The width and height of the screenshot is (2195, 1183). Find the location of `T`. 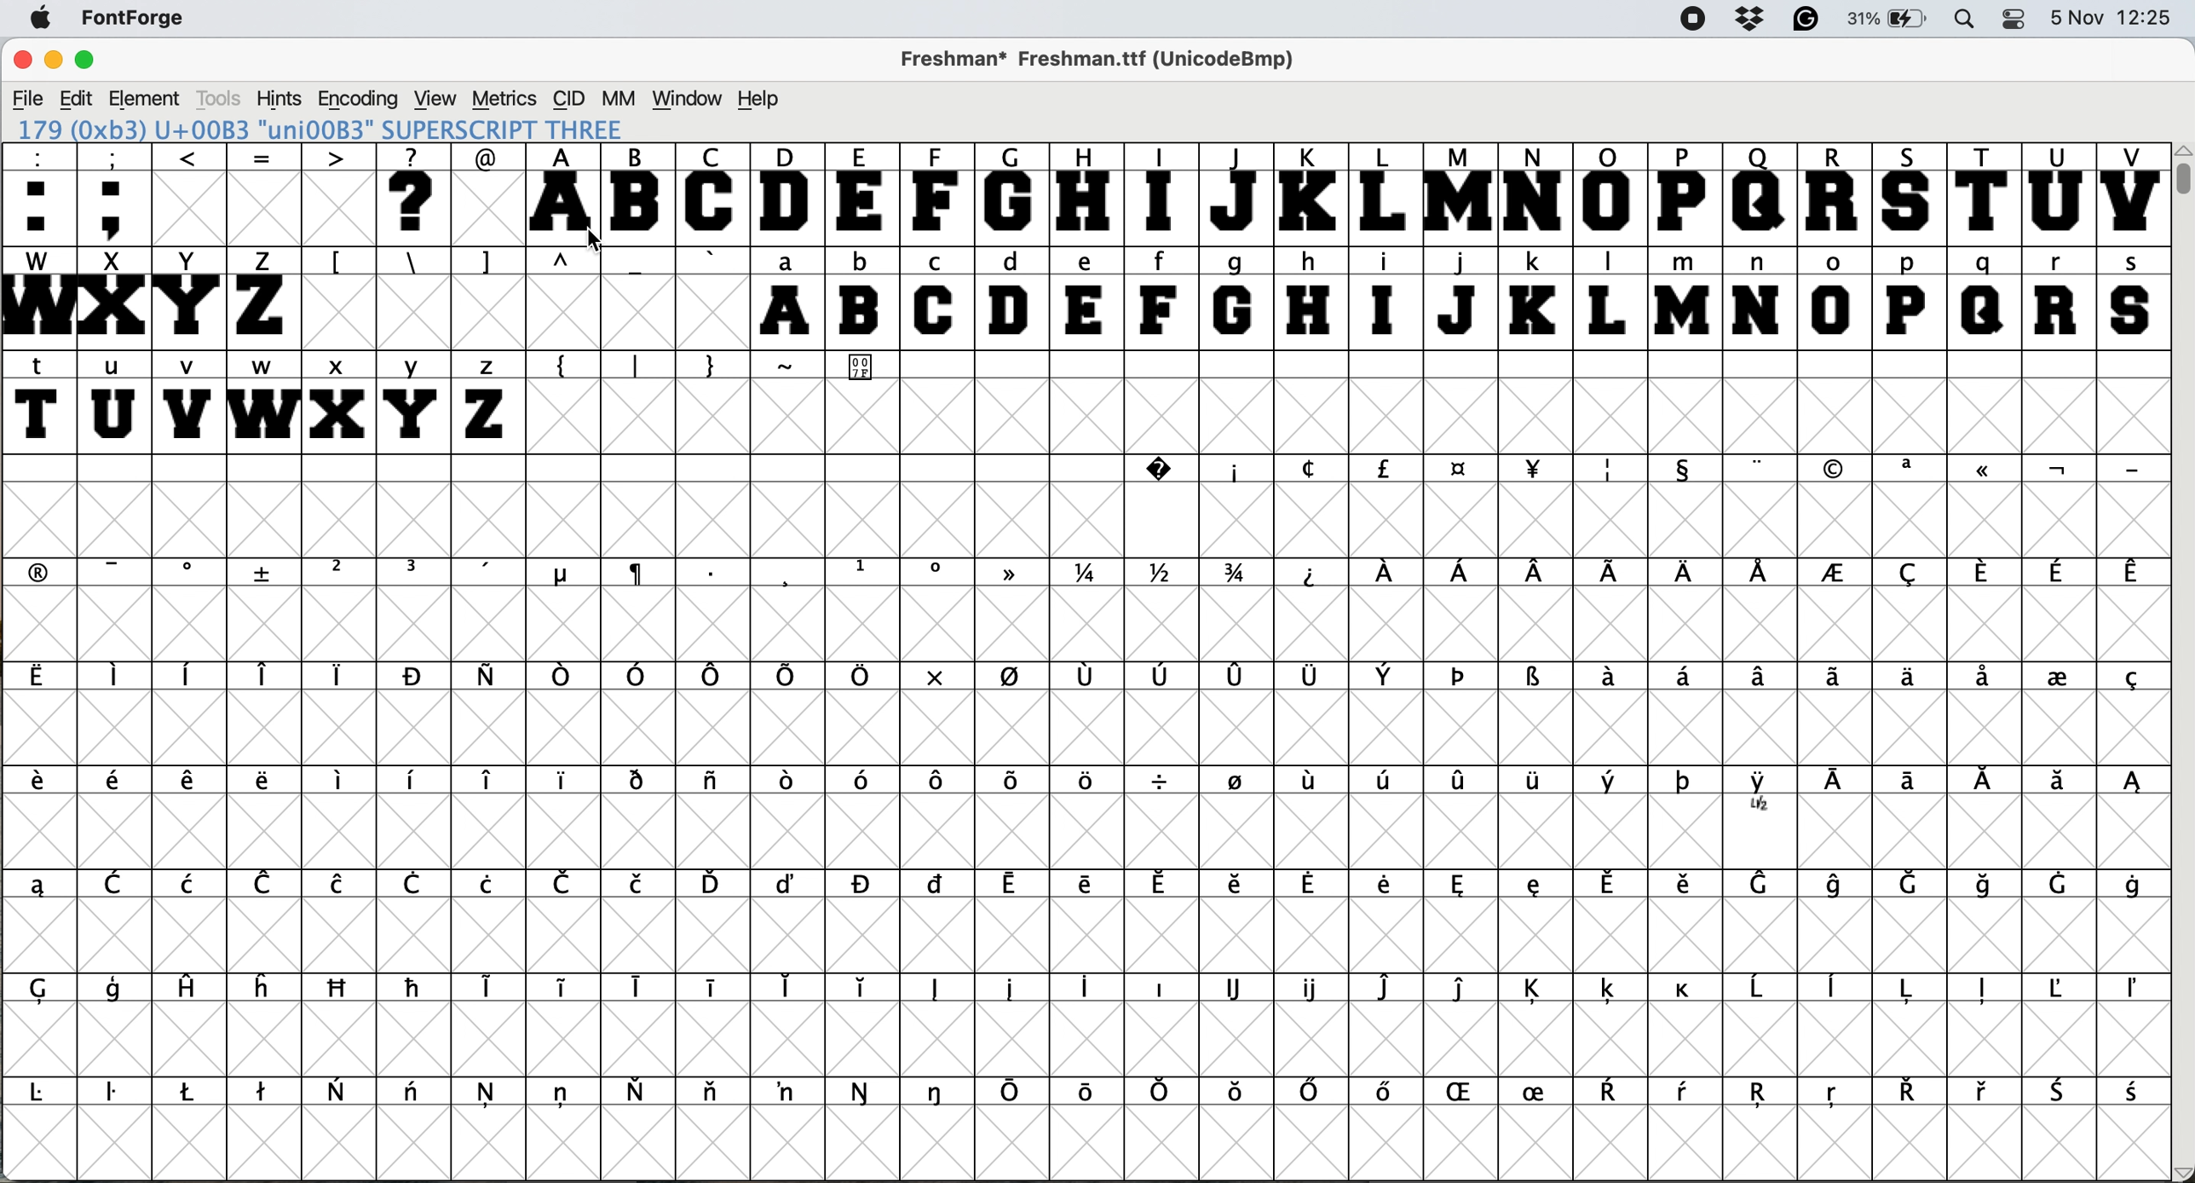

T is located at coordinates (1981, 193).